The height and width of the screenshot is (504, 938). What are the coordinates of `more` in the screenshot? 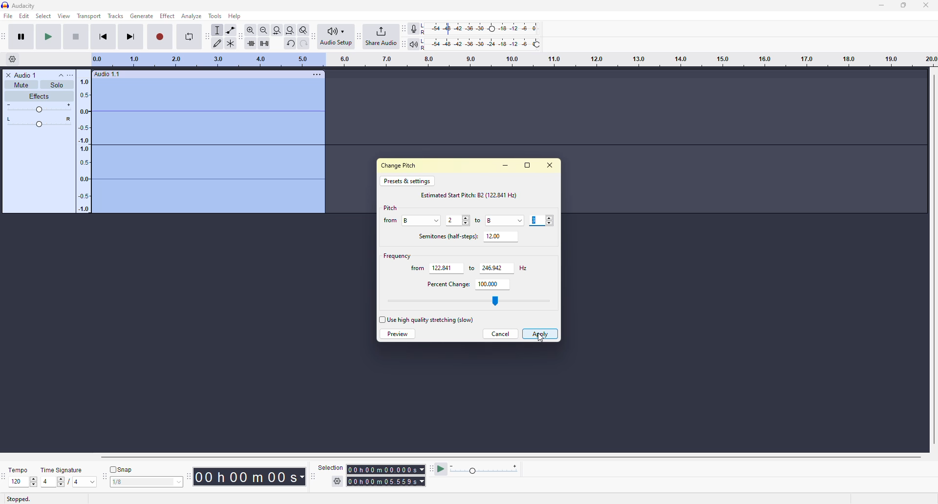 It's located at (74, 75).